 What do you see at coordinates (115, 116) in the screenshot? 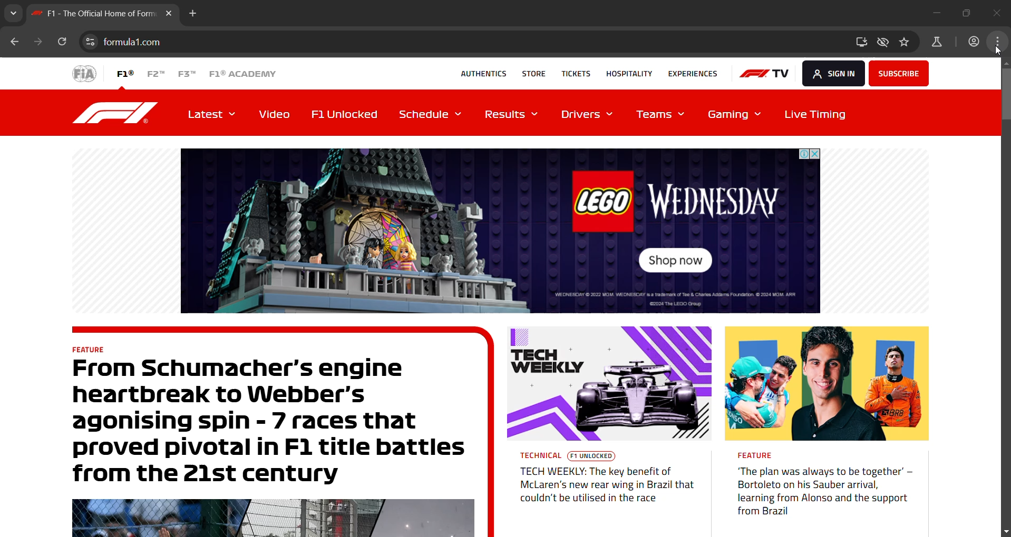
I see `F1 logo` at bounding box center [115, 116].